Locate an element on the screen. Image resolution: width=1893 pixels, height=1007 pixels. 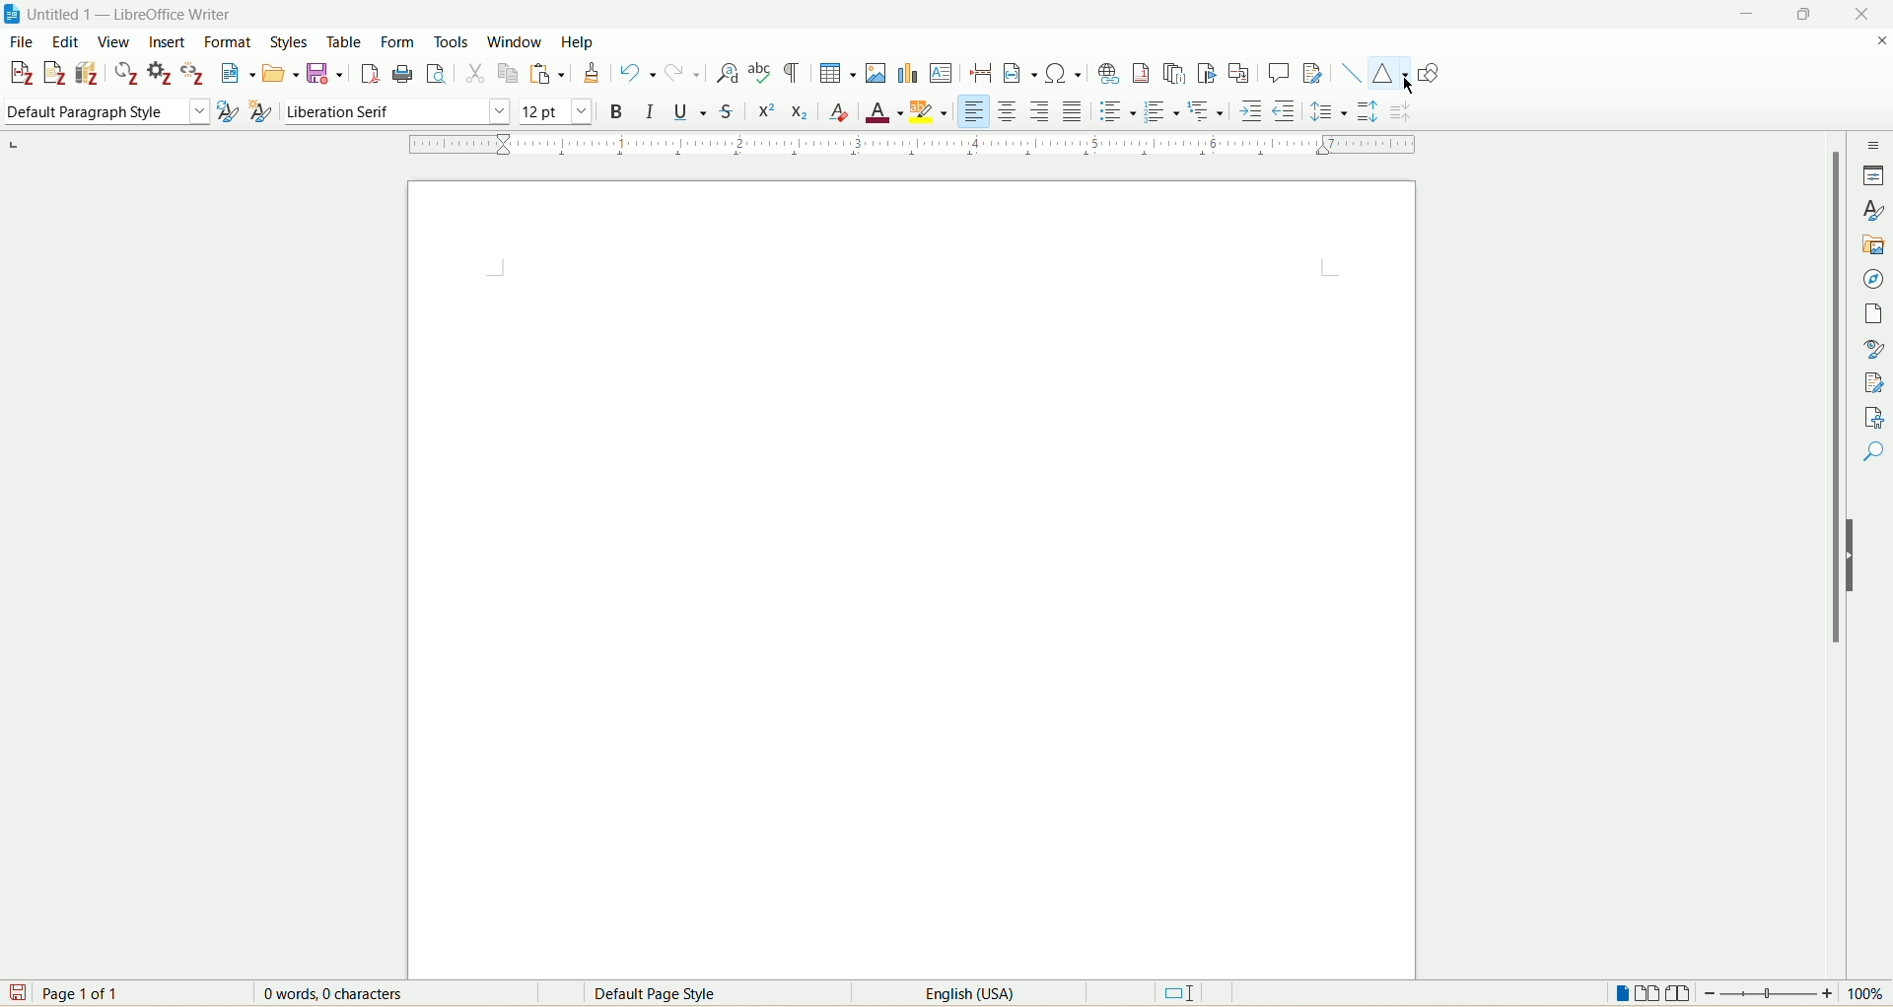
zoom percent is located at coordinates (1868, 993).